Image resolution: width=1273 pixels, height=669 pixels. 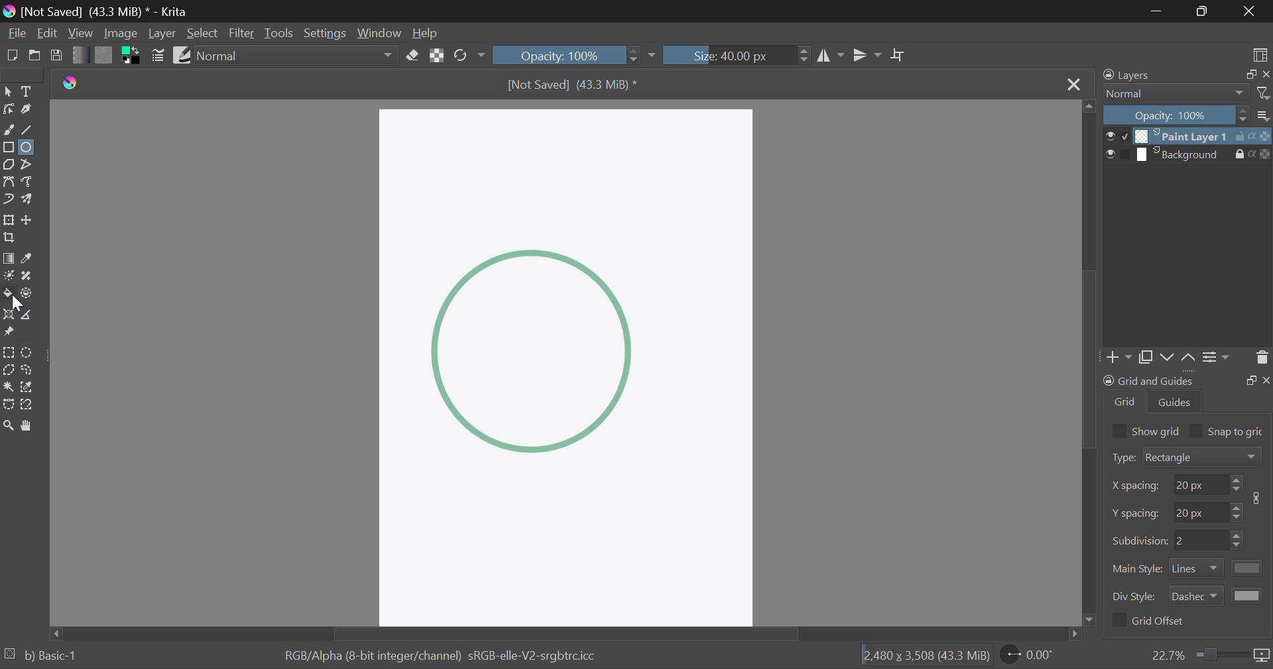 I want to click on Horizontal Mirror Flip, so click(x=868, y=55).